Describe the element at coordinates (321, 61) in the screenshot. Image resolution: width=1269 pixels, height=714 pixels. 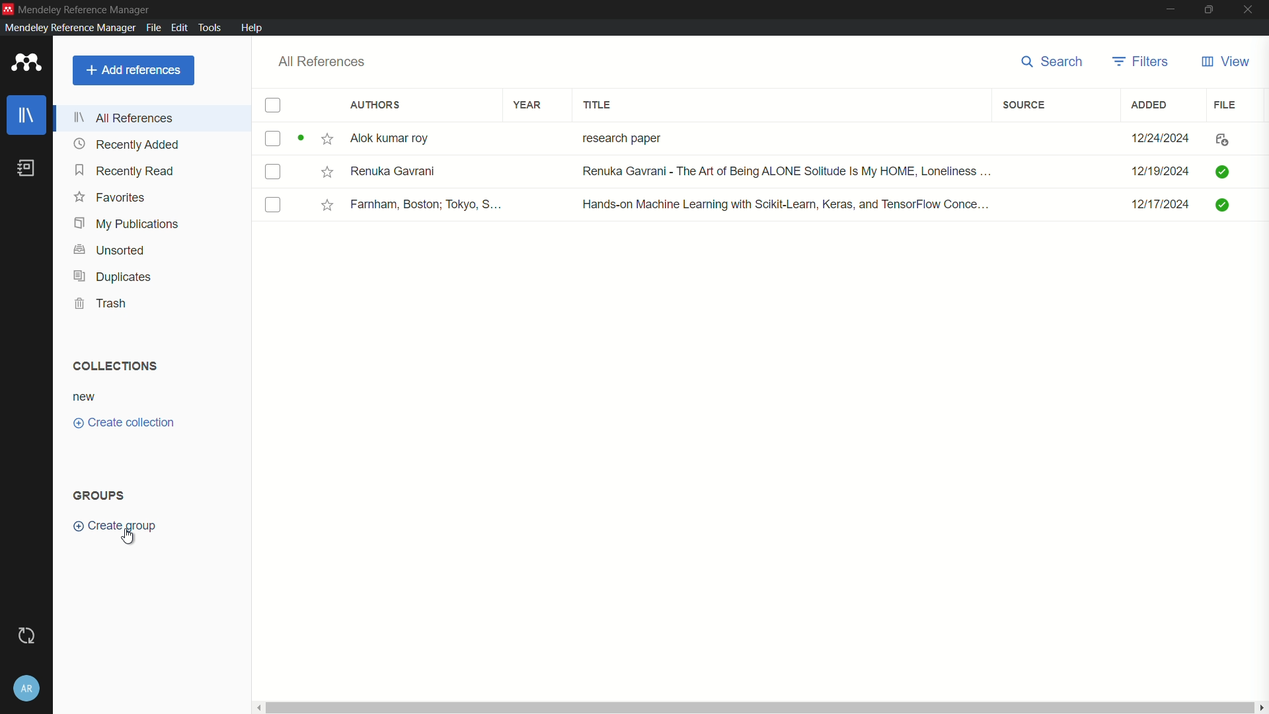
I see `all references` at that location.